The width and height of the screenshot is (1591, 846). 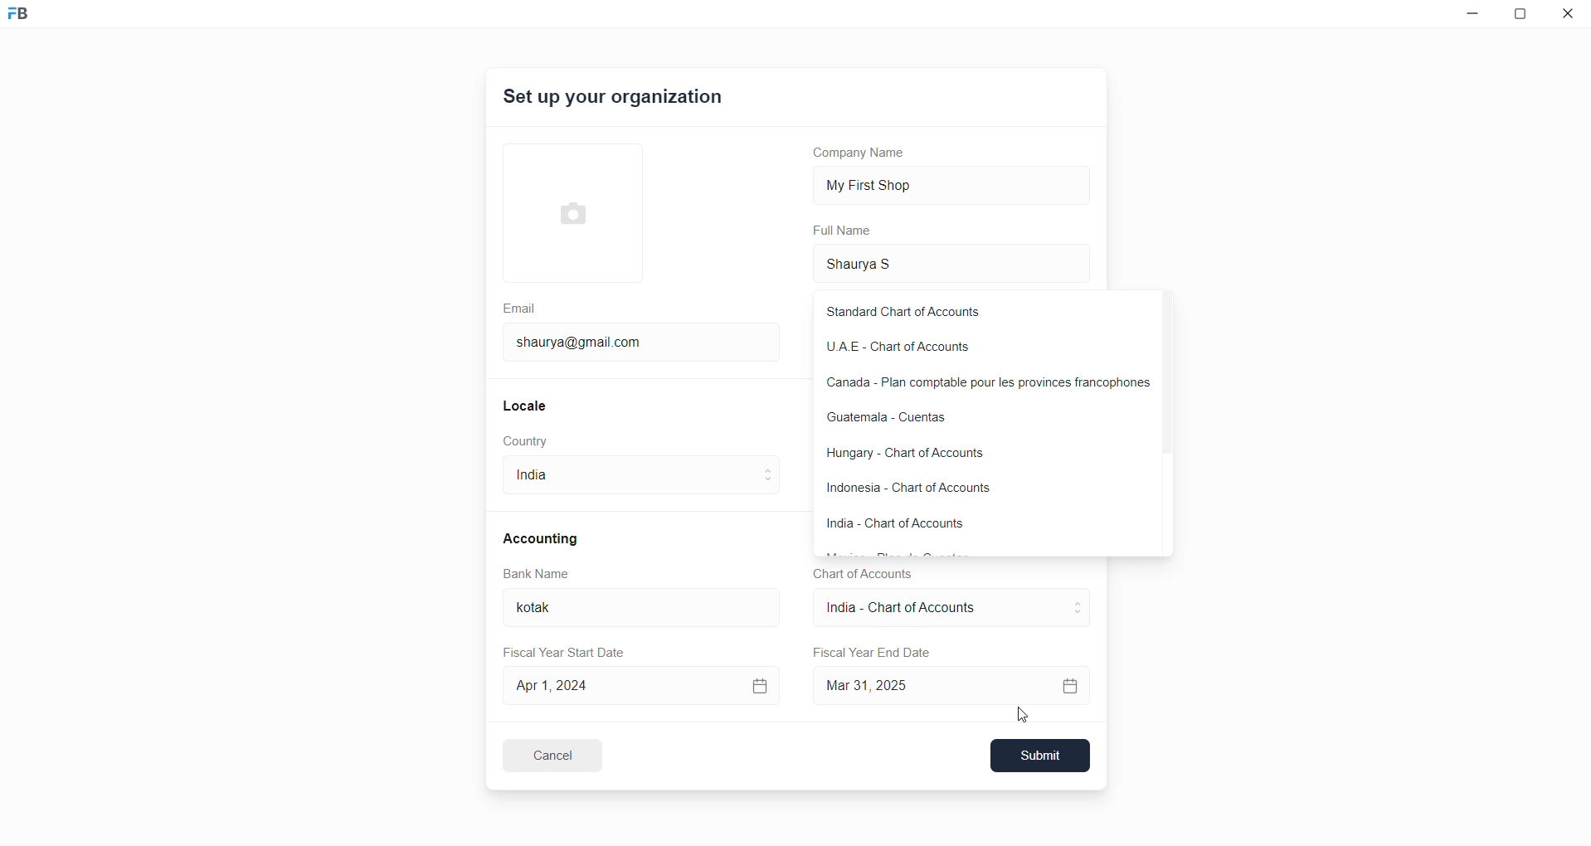 What do you see at coordinates (981, 386) in the screenshot?
I see `Canada - Plan comptable pour les provinces francophores` at bounding box center [981, 386].